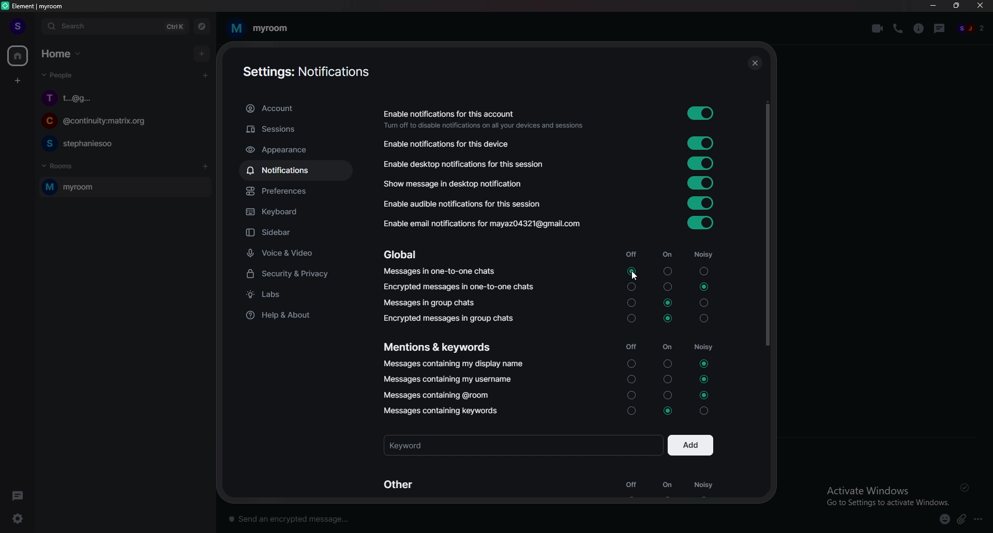  Describe the element at coordinates (898, 29) in the screenshot. I see `voice call` at that location.